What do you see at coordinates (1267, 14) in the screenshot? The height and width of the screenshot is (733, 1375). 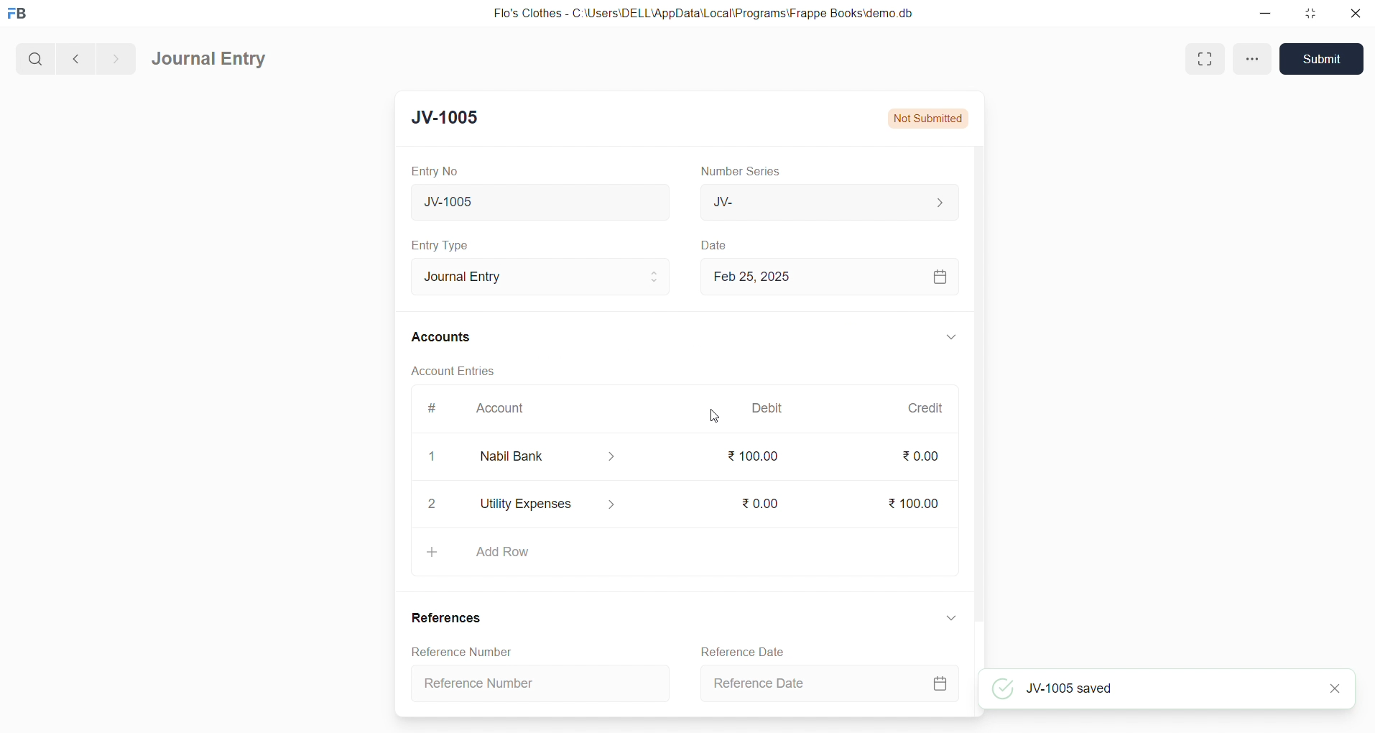 I see `minimize` at bounding box center [1267, 14].